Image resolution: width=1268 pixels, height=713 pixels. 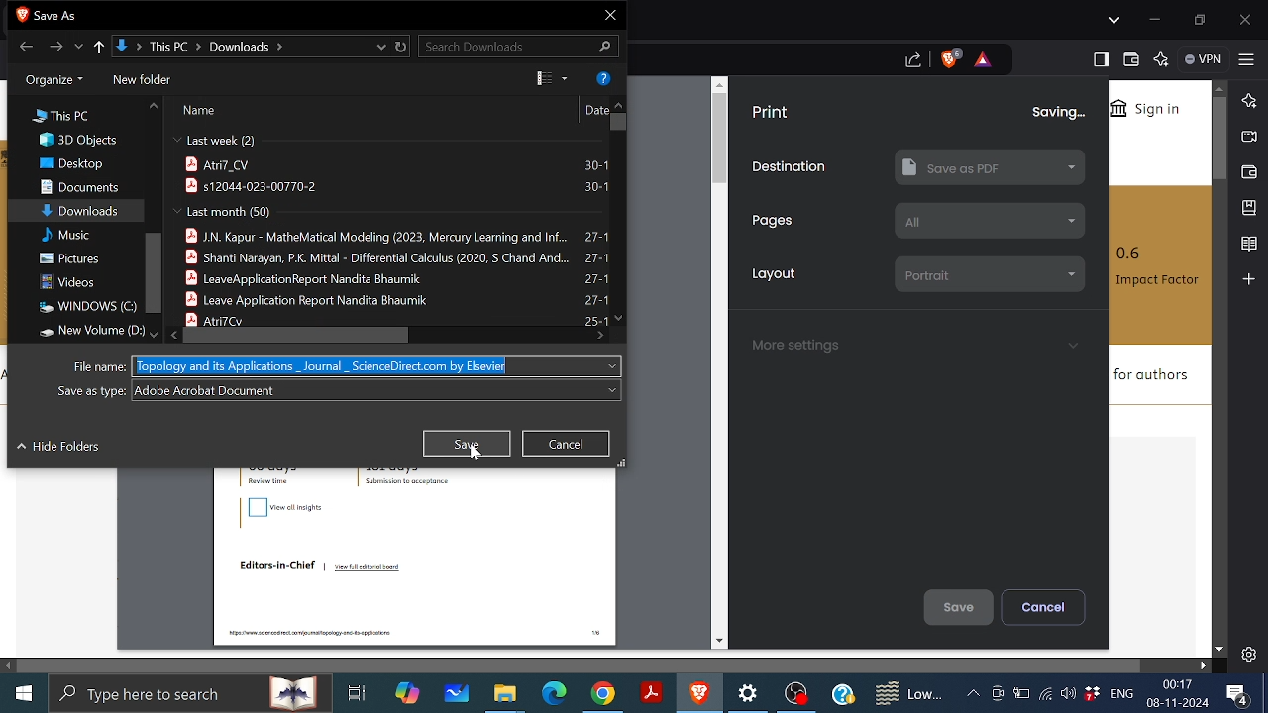 I want to click on vertical scrollbar, so click(x=719, y=137).